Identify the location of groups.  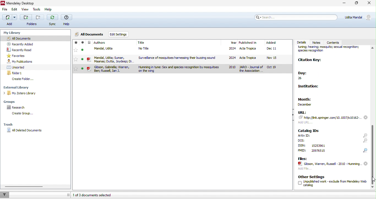
(11, 101).